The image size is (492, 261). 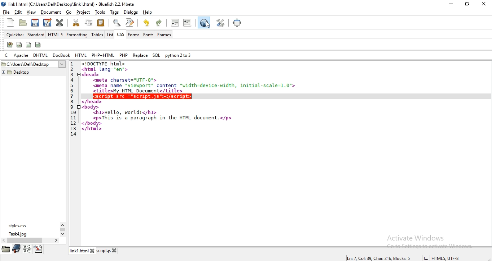 What do you see at coordinates (80, 251) in the screenshot?
I see `link1` at bounding box center [80, 251].